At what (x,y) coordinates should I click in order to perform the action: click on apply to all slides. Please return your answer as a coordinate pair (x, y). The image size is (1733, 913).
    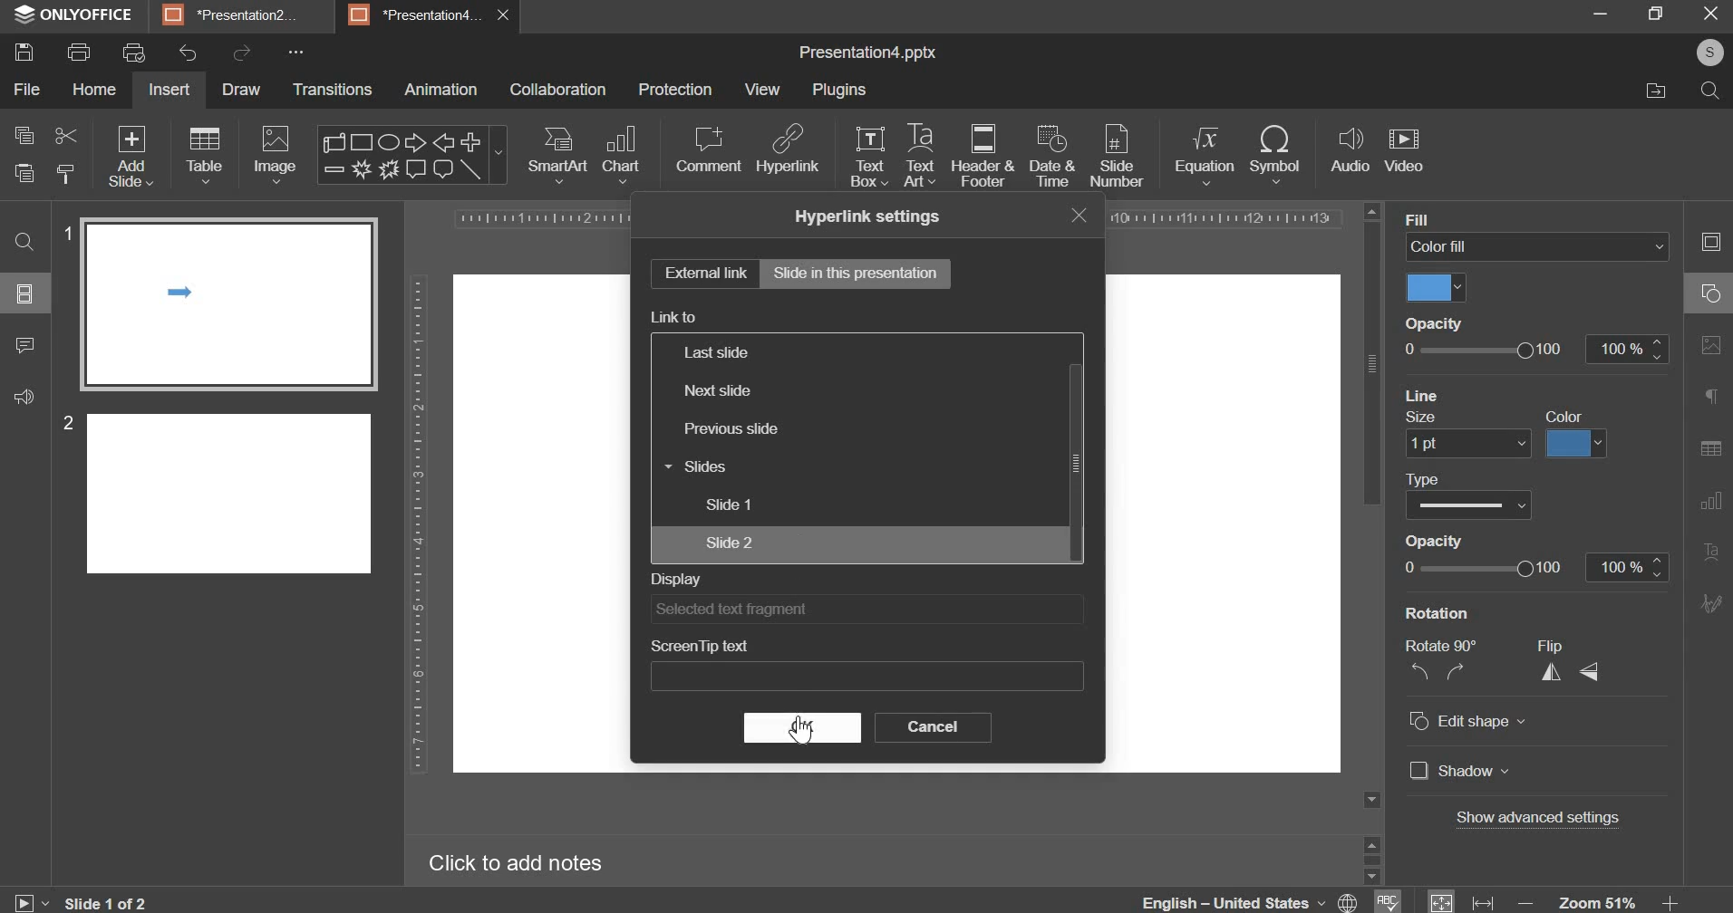
    Looking at the image, I should click on (1570, 416).